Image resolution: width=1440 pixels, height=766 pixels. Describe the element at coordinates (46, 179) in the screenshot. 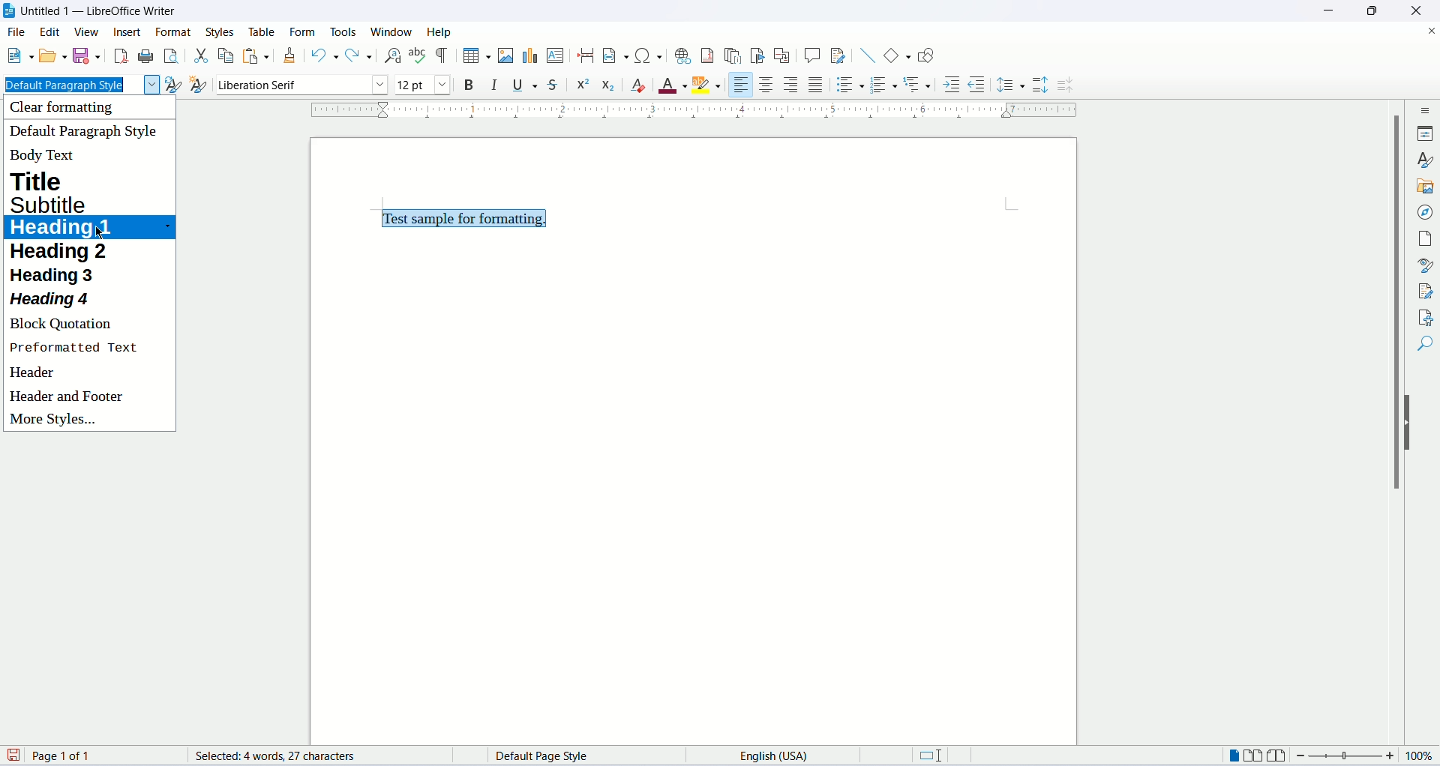

I see `title` at that location.